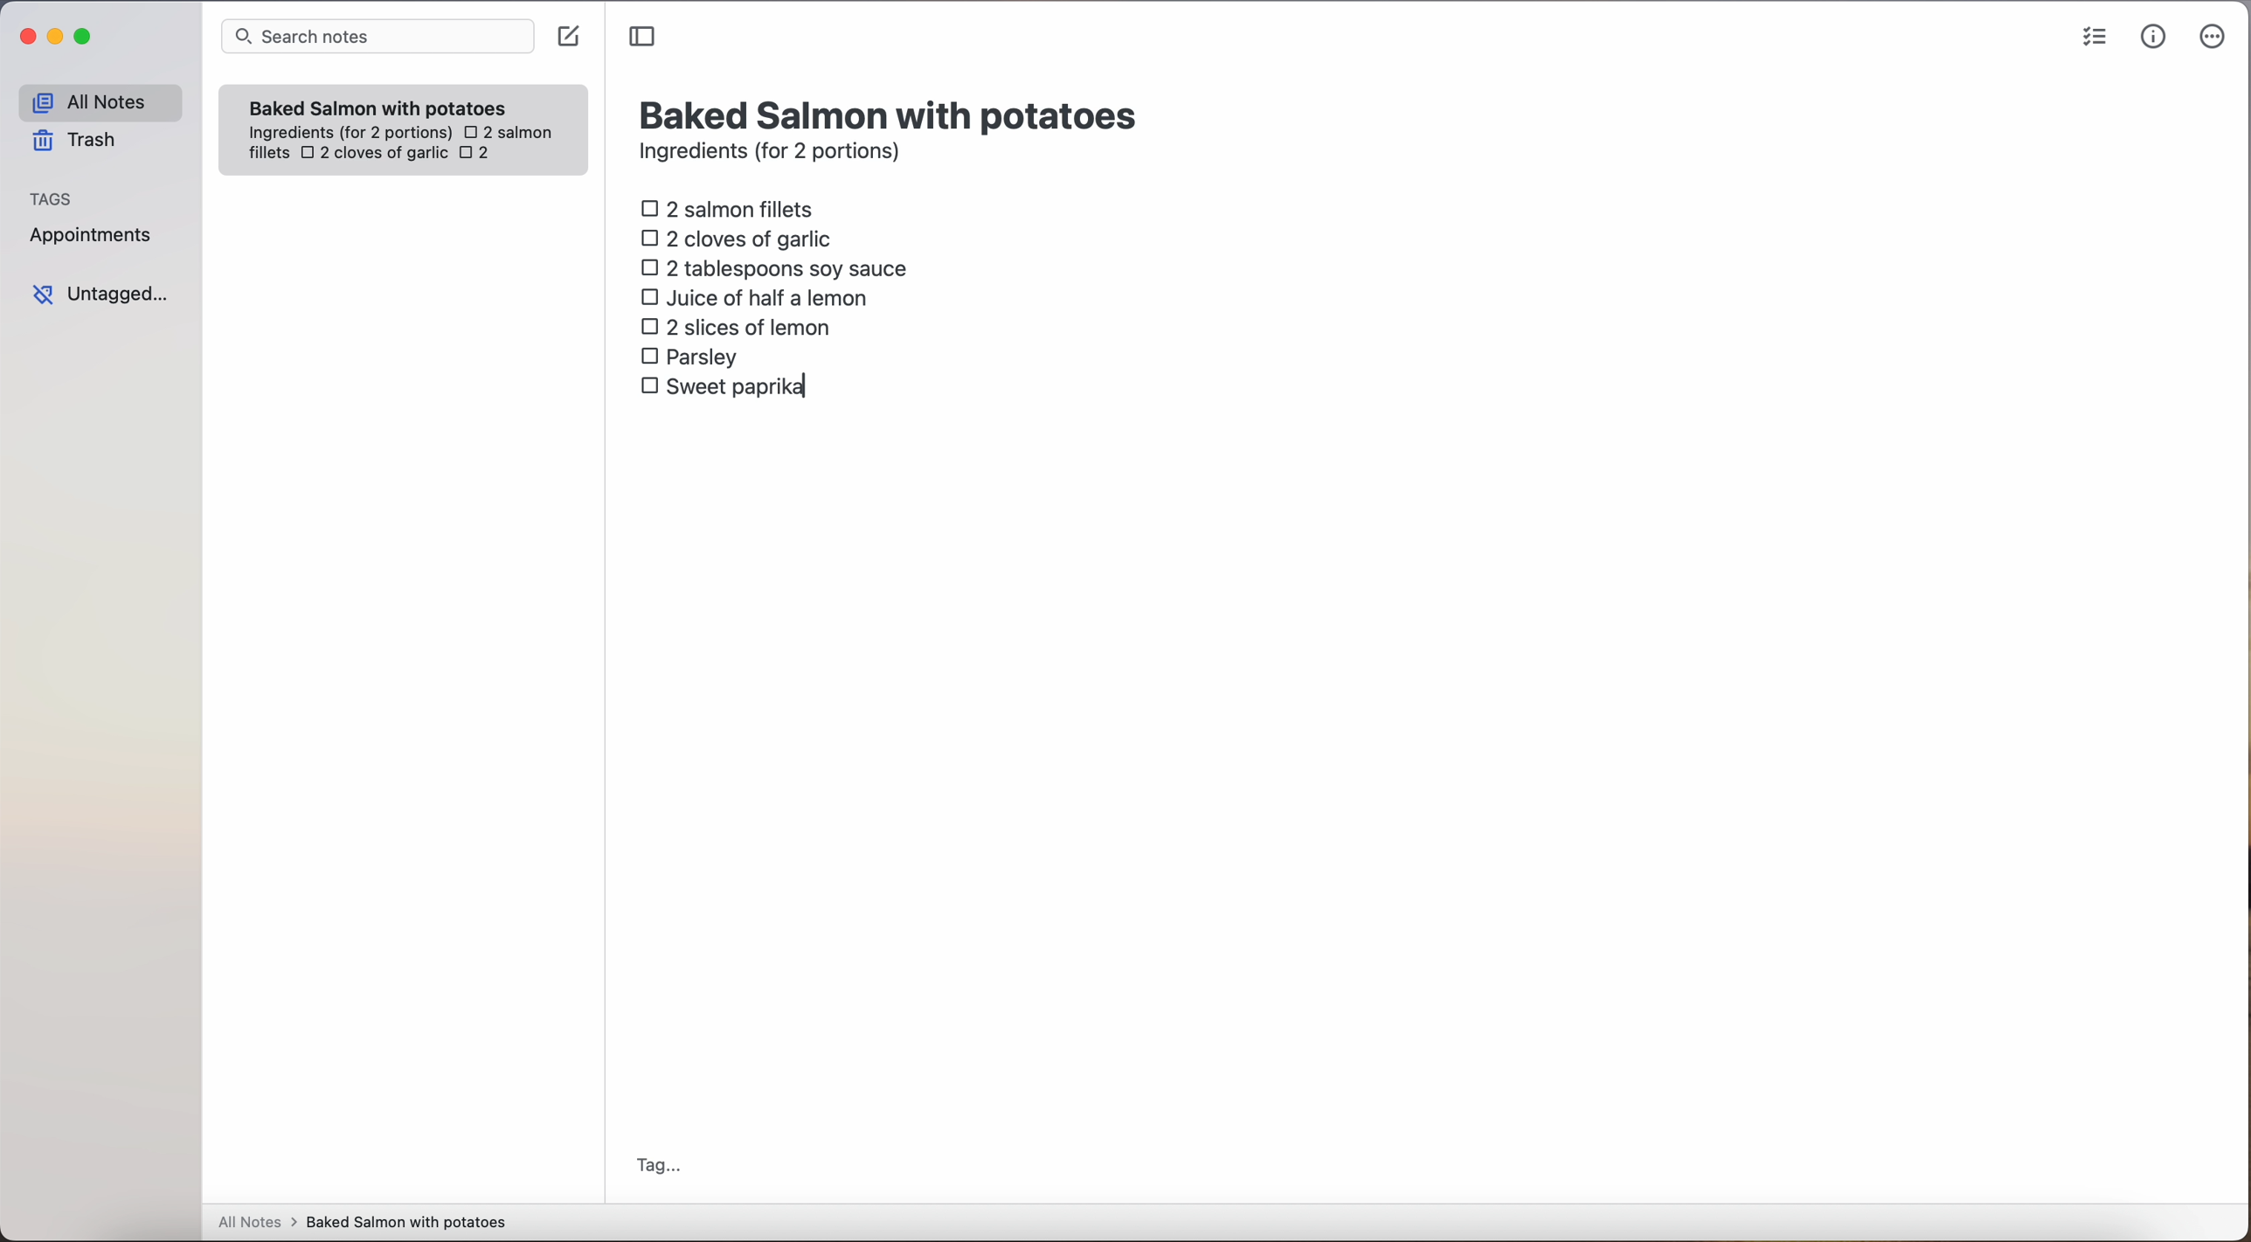  What do you see at coordinates (775, 154) in the screenshot?
I see `ingredients (for 2 portions)` at bounding box center [775, 154].